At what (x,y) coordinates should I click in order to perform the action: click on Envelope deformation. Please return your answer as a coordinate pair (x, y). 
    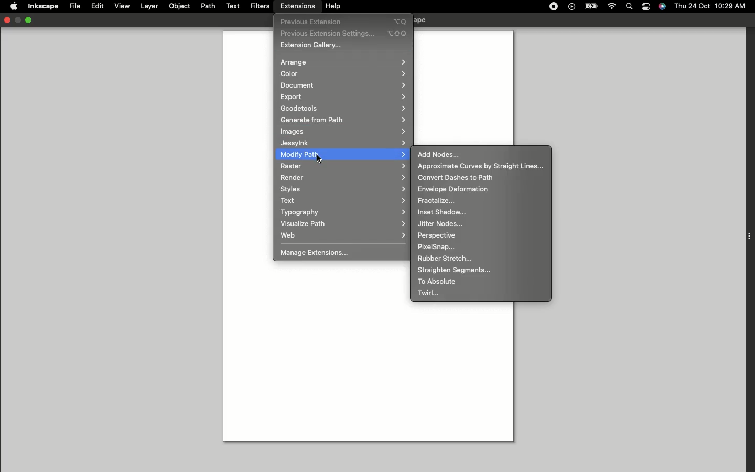
    Looking at the image, I should click on (454, 189).